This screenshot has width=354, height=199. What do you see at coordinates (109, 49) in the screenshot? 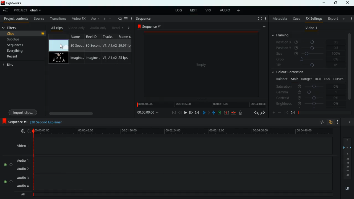
I see `tracks` at bounding box center [109, 49].